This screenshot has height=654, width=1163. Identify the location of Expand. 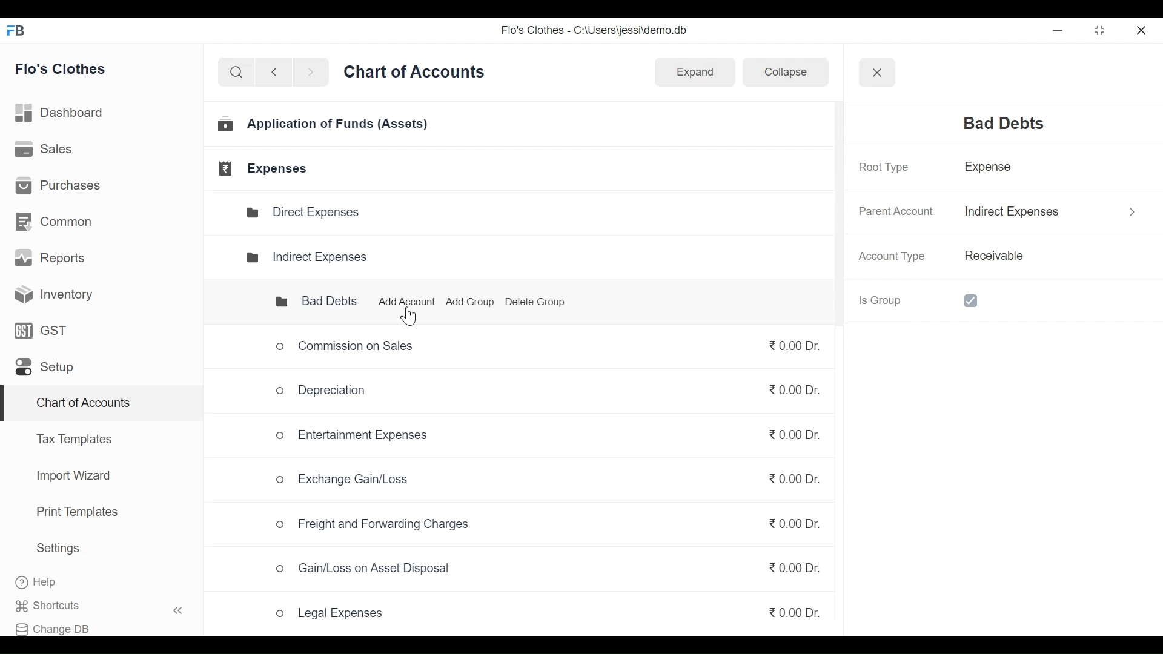
(694, 71).